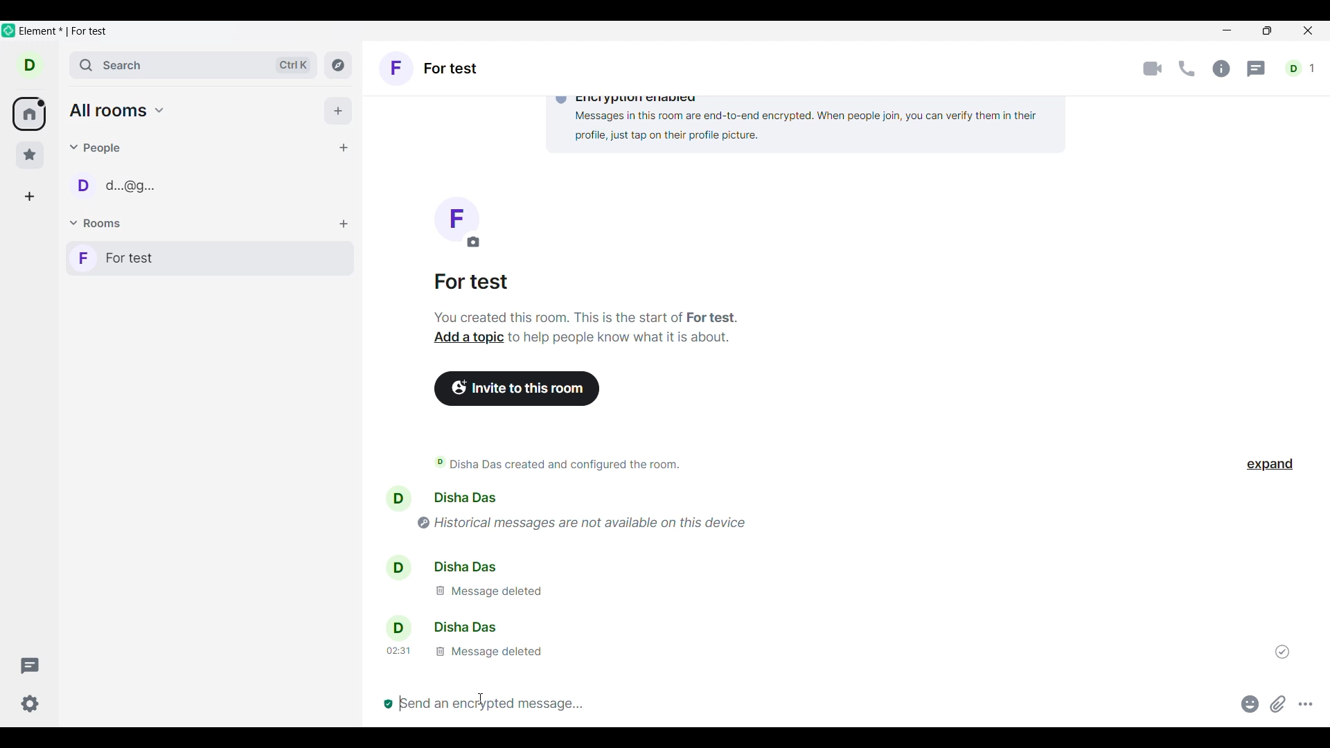 This screenshot has height=748, width=1330. I want to click on Explore rooms, so click(338, 64).